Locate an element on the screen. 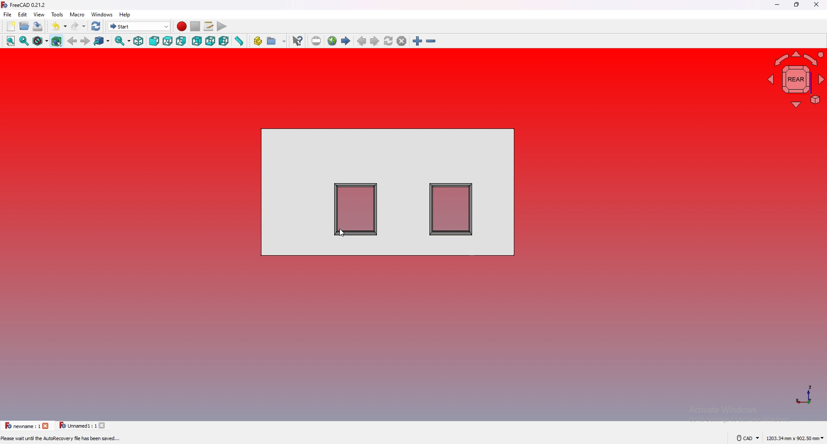 Image resolution: width=827 pixels, height=444 pixels. tab 1 is located at coordinates (21, 426).